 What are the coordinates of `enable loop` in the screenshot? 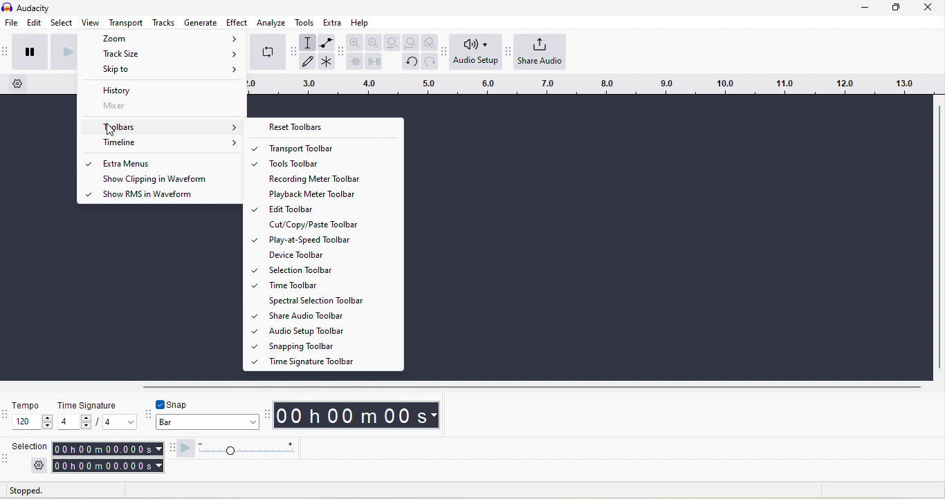 It's located at (268, 53).